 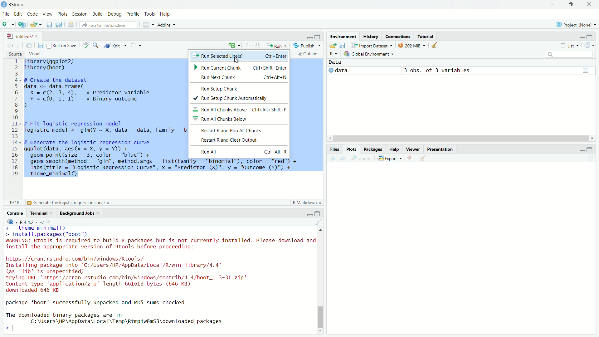 What do you see at coordinates (335, 149) in the screenshot?
I see `Files` at bounding box center [335, 149].